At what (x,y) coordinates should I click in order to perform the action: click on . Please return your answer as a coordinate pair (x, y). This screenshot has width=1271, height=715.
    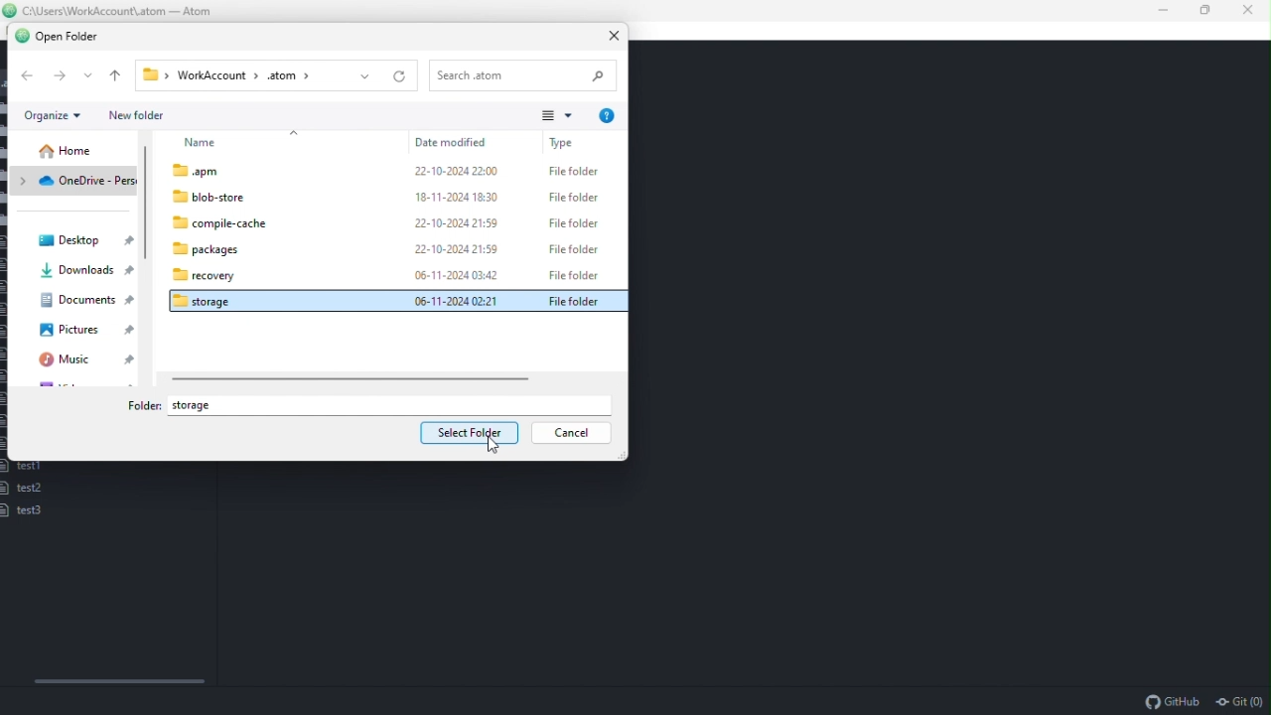
    Looking at the image, I should click on (61, 73).